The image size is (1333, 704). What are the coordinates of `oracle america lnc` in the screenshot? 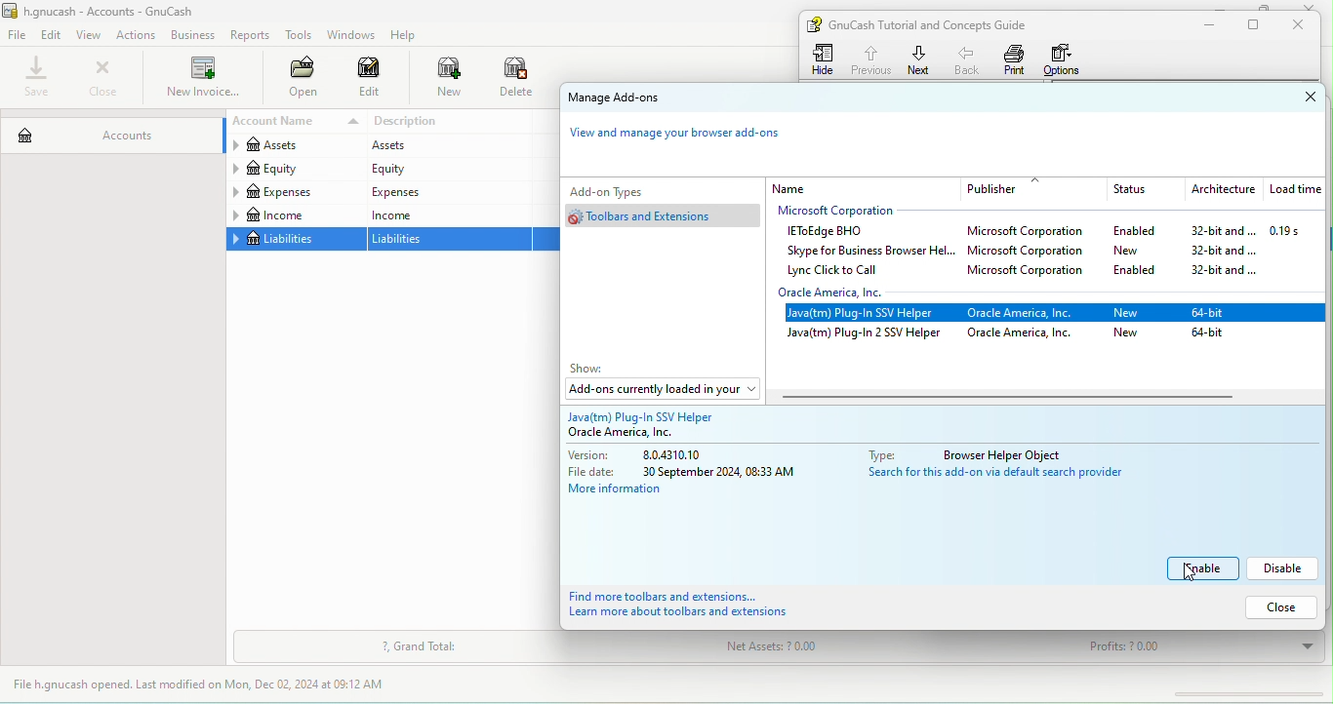 It's located at (847, 293).